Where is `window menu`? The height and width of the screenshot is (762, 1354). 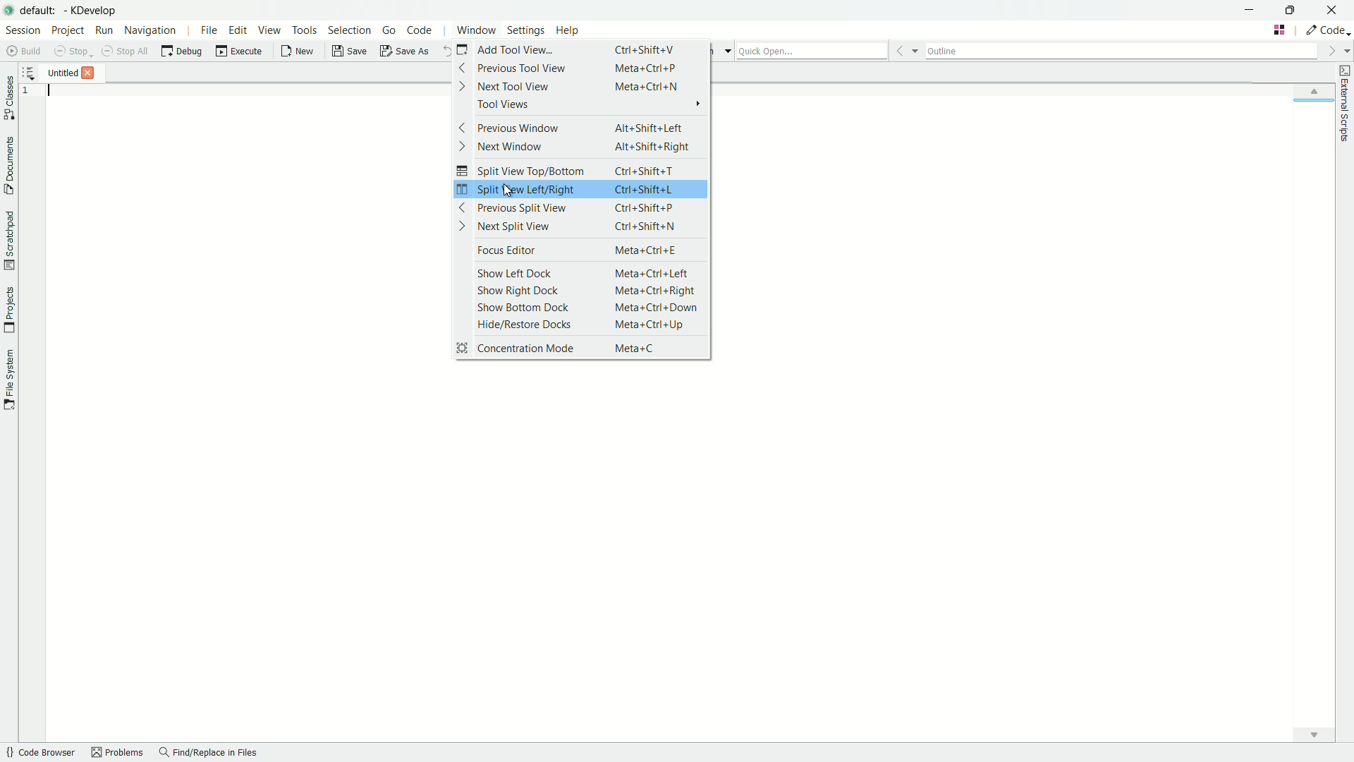
window menu is located at coordinates (477, 31).